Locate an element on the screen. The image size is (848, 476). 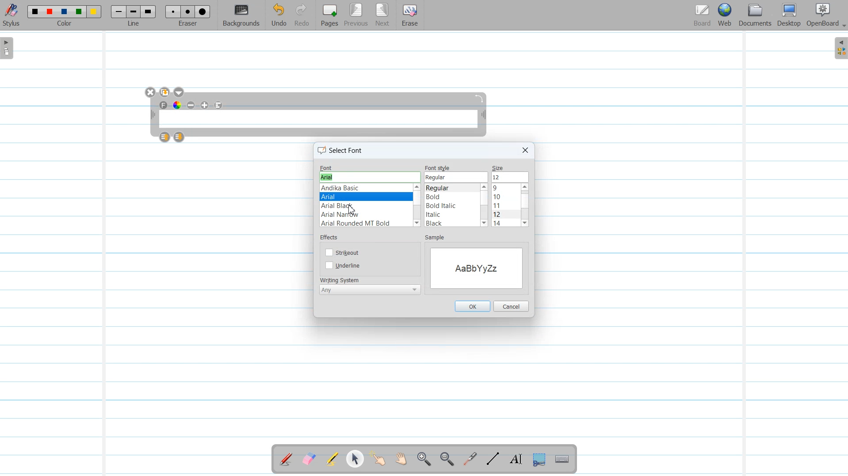
Font sizes is located at coordinates (505, 206).